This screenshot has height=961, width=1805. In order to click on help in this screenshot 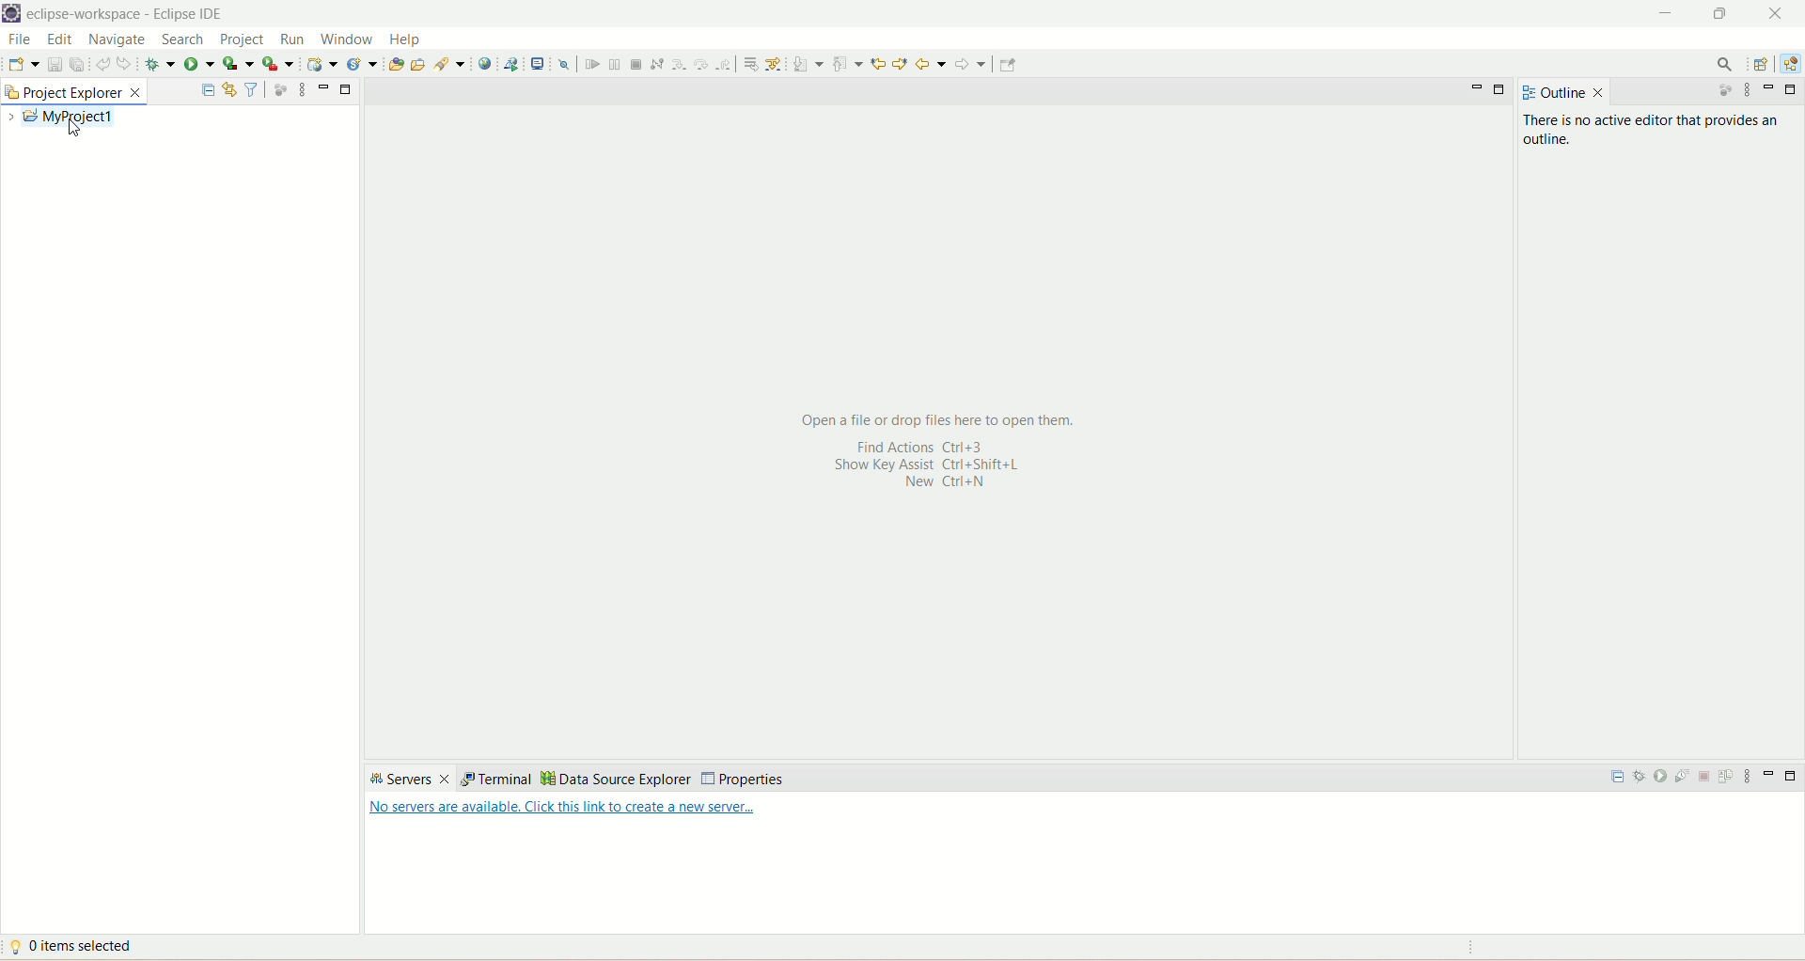, I will do `click(403, 39)`.